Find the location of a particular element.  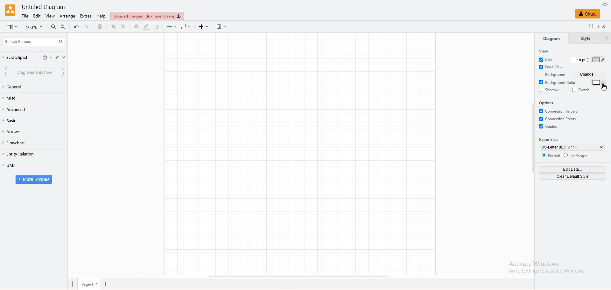

click to save is located at coordinates (147, 16).